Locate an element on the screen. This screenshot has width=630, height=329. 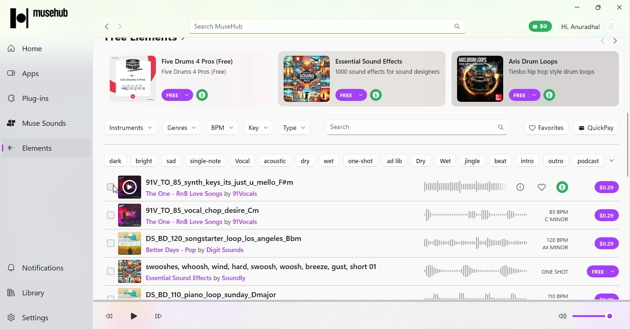
Settings is located at coordinates (35, 318).